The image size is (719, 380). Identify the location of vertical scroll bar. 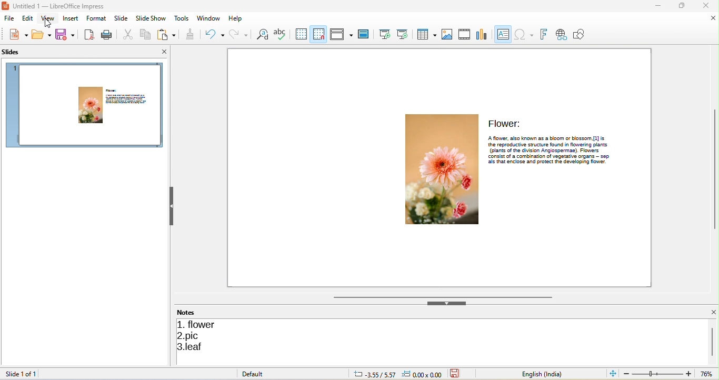
(714, 168).